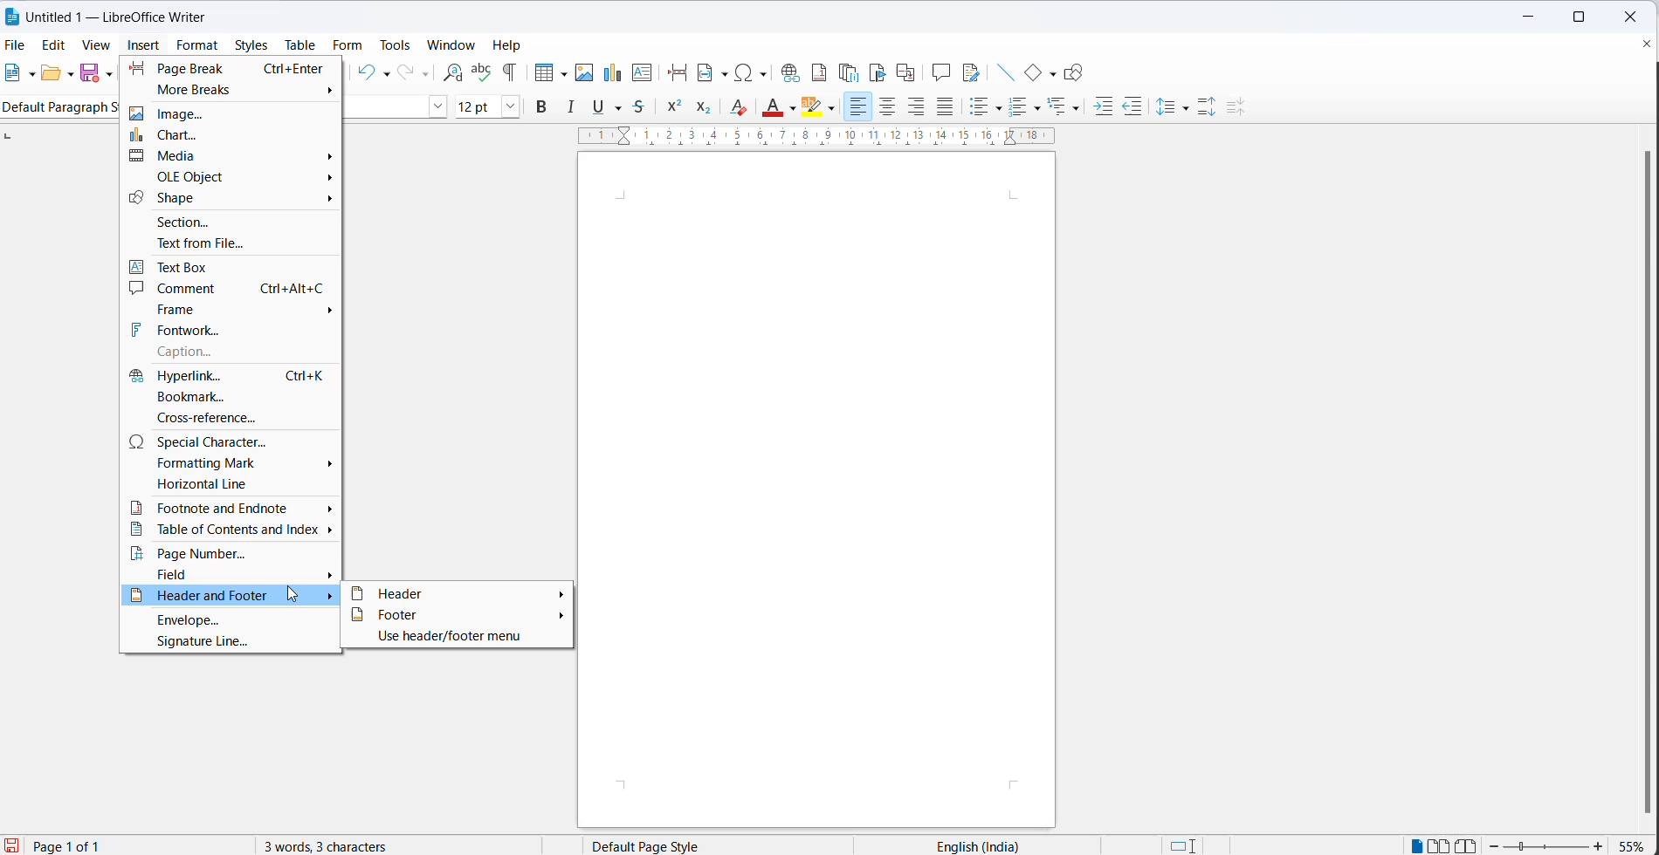 The width and height of the screenshot is (1659, 855). I want to click on undo, so click(363, 72).